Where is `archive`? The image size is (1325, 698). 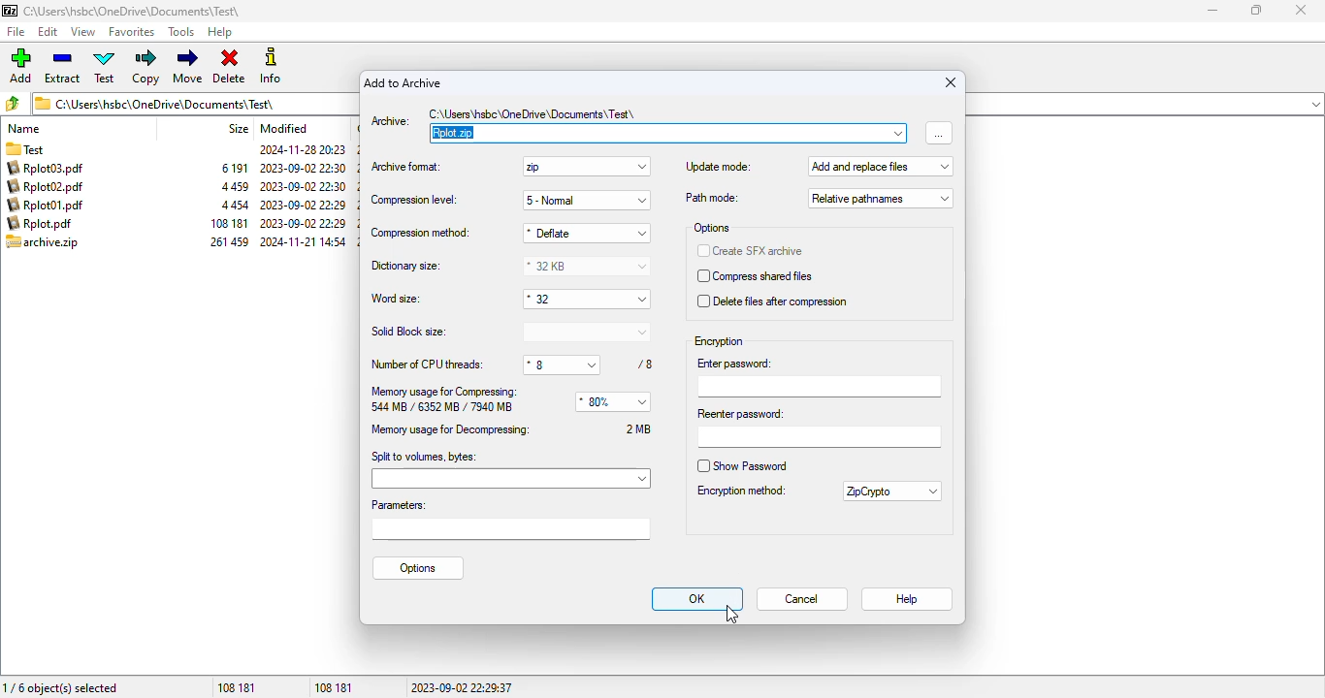 archive is located at coordinates (43, 242).